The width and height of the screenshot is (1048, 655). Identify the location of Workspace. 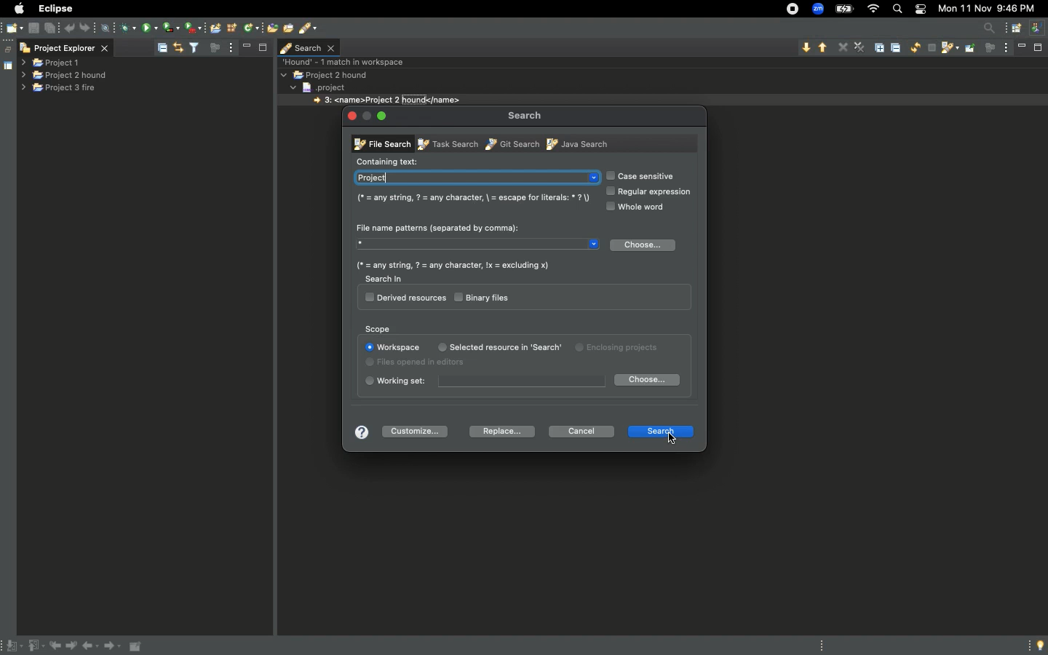
(392, 347).